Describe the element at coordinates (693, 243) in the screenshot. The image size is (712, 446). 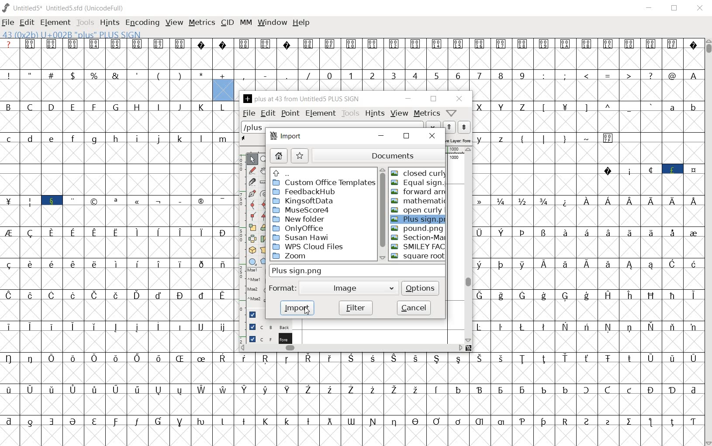
I see `special characters` at that location.